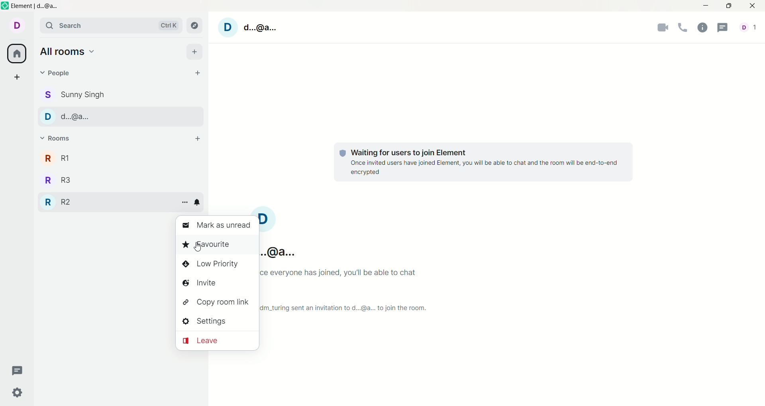  Describe the element at coordinates (197, 203) in the screenshot. I see `Notifications` at that location.